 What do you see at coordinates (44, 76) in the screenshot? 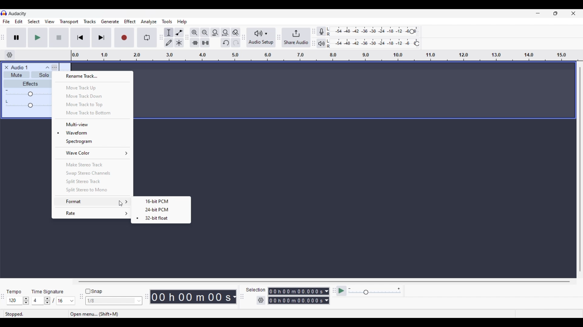
I see `Solo` at bounding box center [44, 76].